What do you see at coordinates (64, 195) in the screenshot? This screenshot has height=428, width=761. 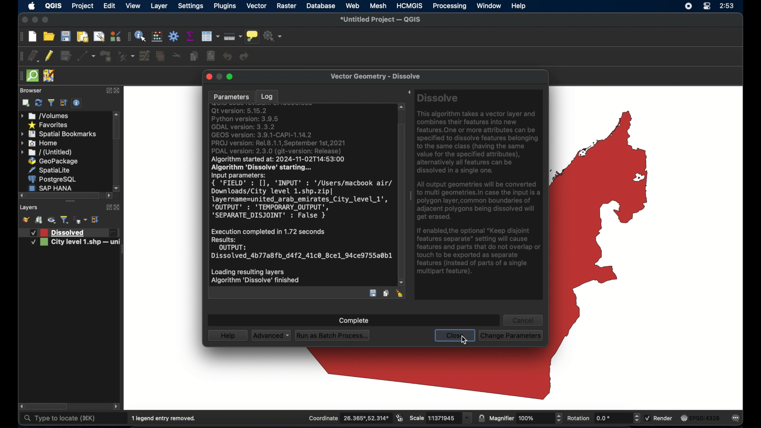 I see `scroll box` at bounding box center [64, 195].